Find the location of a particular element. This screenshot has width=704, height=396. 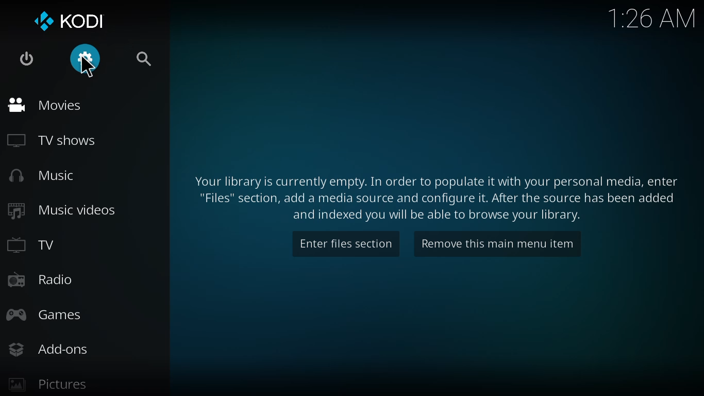

tv shows is located at coordinates (53, 141).